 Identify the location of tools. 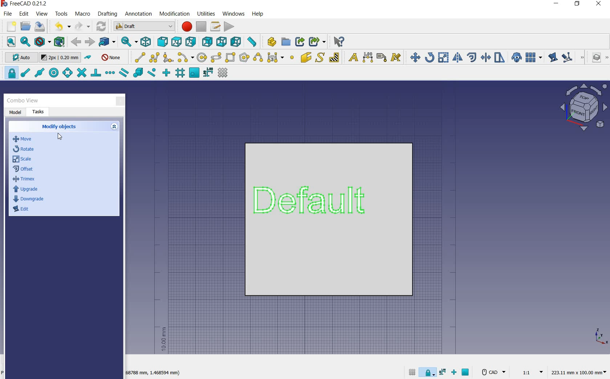
(61, 13).